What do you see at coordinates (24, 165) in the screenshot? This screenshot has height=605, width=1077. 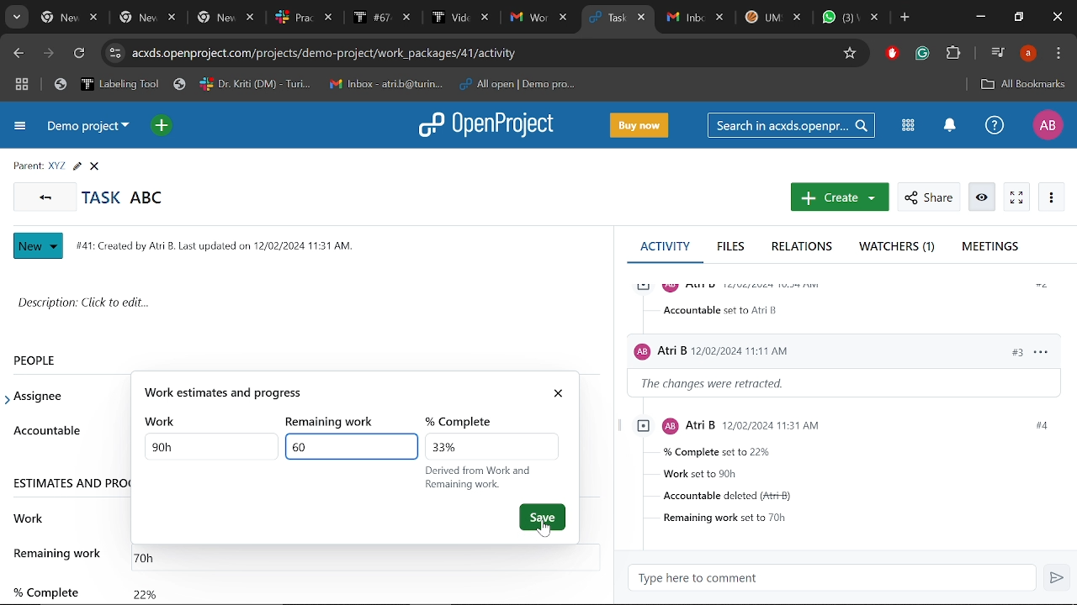 I see `parent` at bounding box center [24, 165].